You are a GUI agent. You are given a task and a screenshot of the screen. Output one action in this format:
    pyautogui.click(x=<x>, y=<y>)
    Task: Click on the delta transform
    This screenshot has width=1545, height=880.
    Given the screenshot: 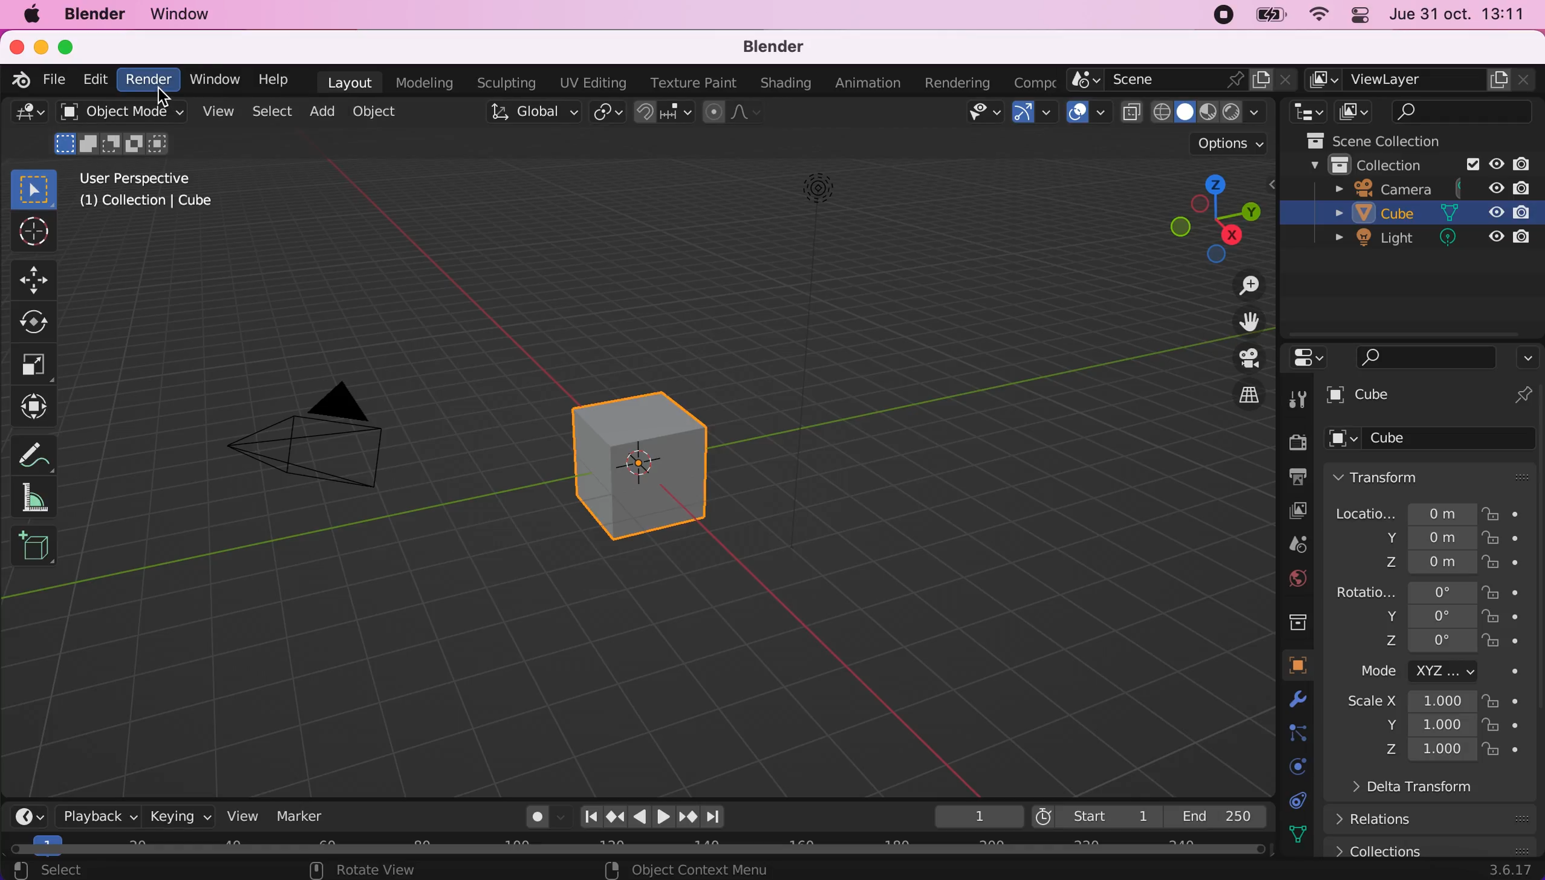 What is the action you would take?
    pyautogui.click(x=1403, y=791)
    